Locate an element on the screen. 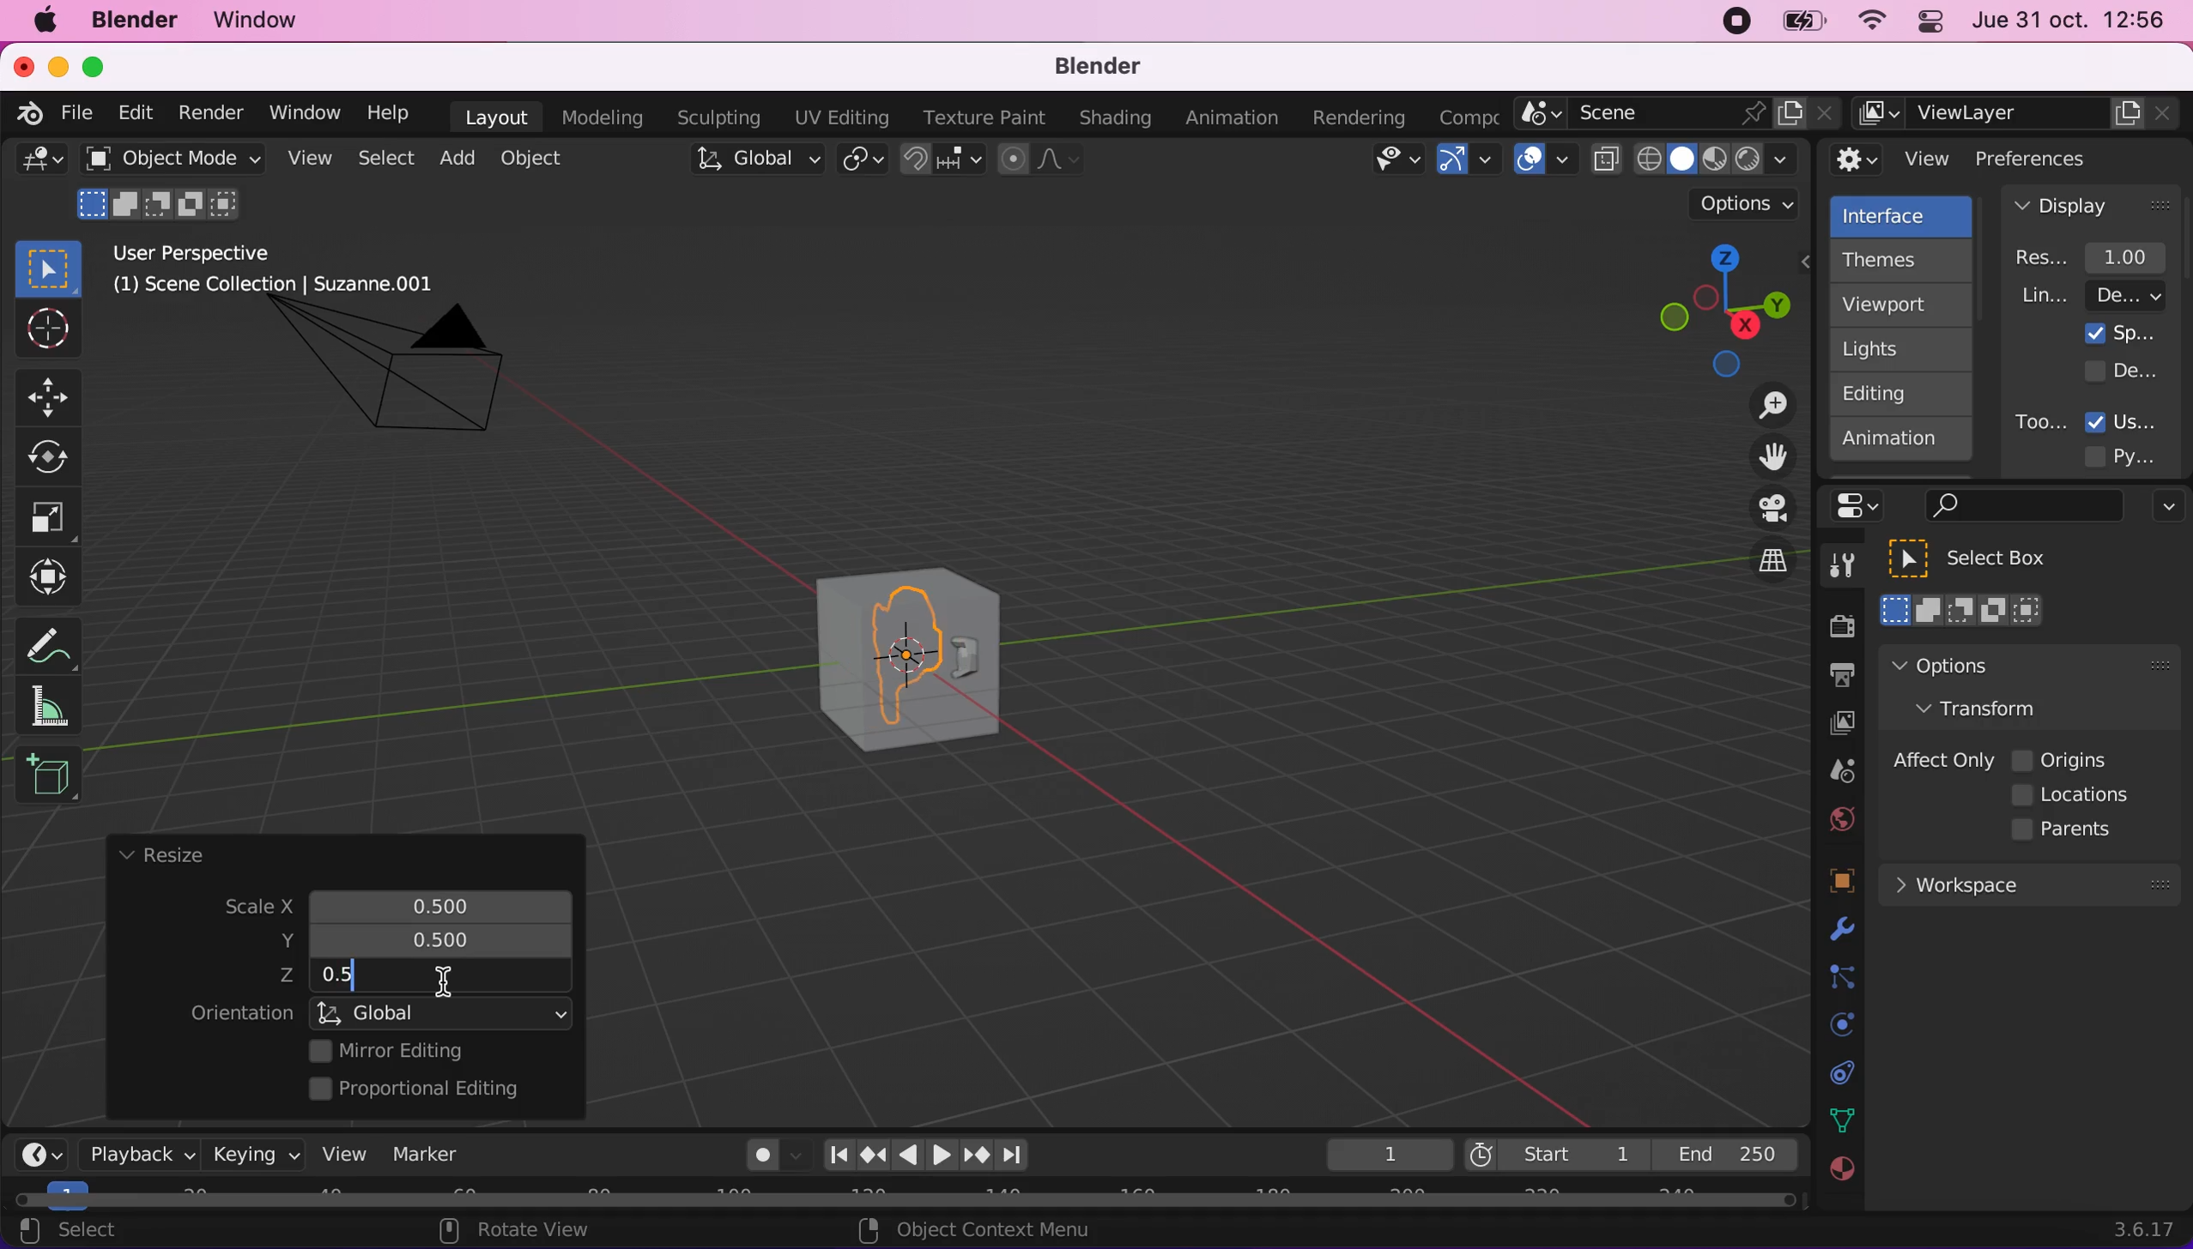 The height and width of the screenshot is (1249, 2193). view is located at coordinates (337, 1153).